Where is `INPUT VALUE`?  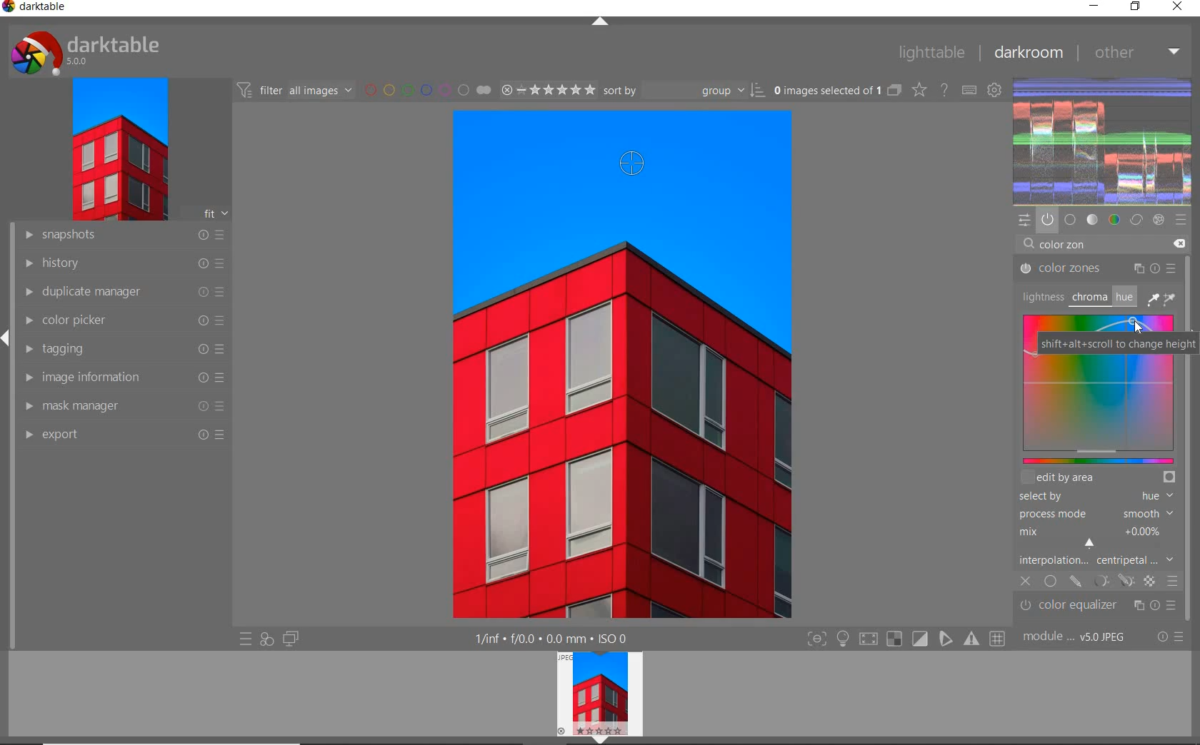 INPUT VALUE is located at coordinates (1056, 245).